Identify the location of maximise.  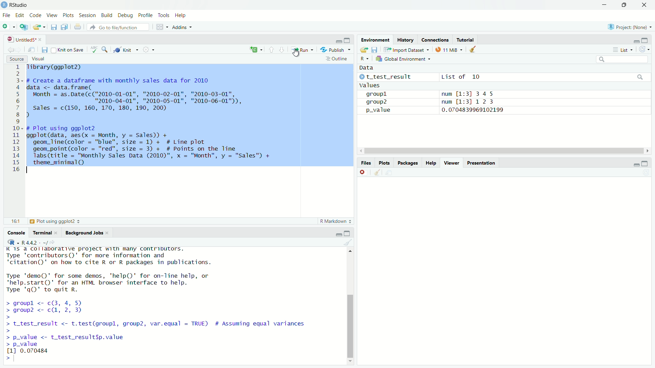
(347, 233).